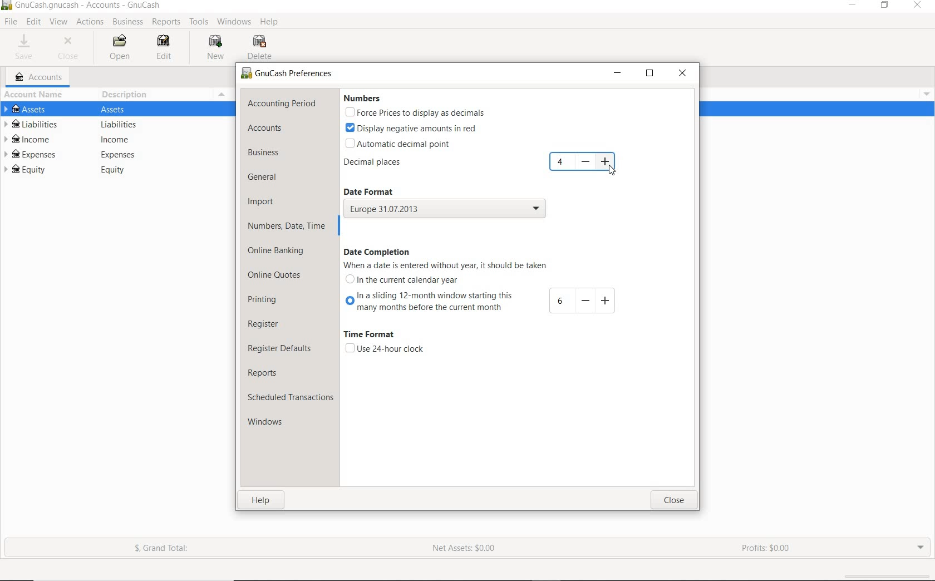 Image resolution: width=935 pixels, height=581 pixels. Describe the element at coordinates (166, 22) in the screenshot. I see `REPORTS` at that location.